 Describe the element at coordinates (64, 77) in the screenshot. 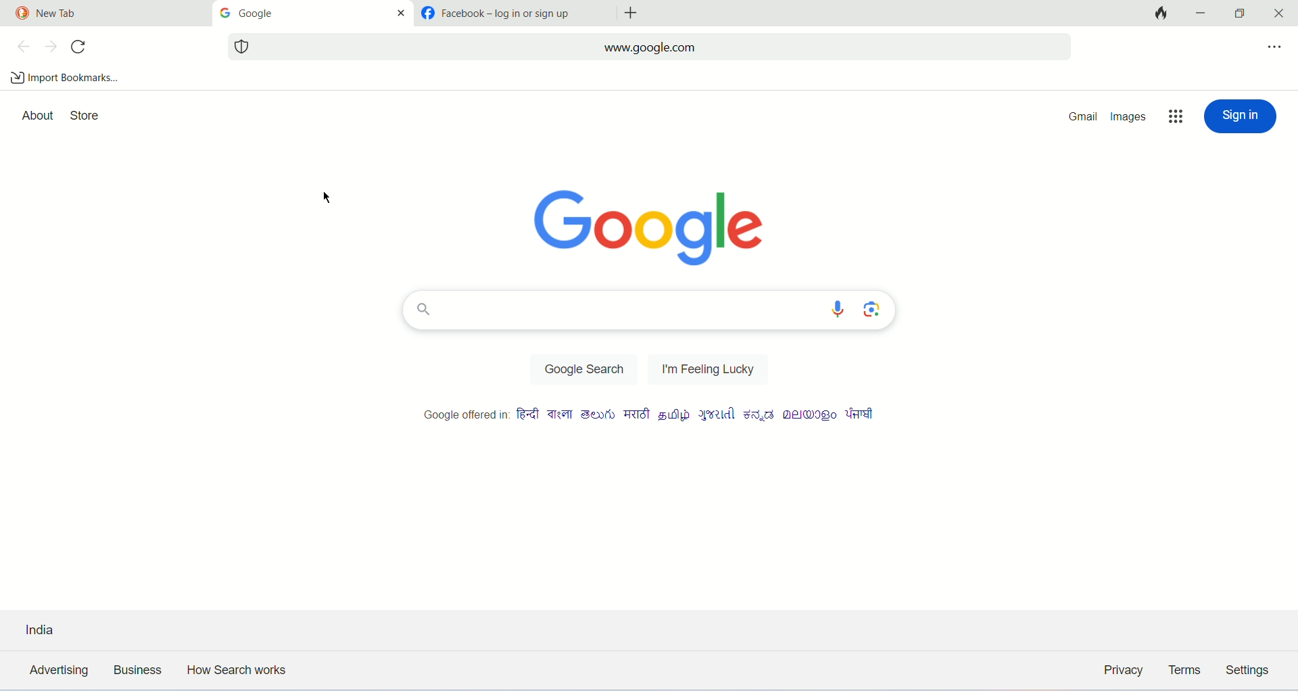

I see `import bookmarks` at that location.